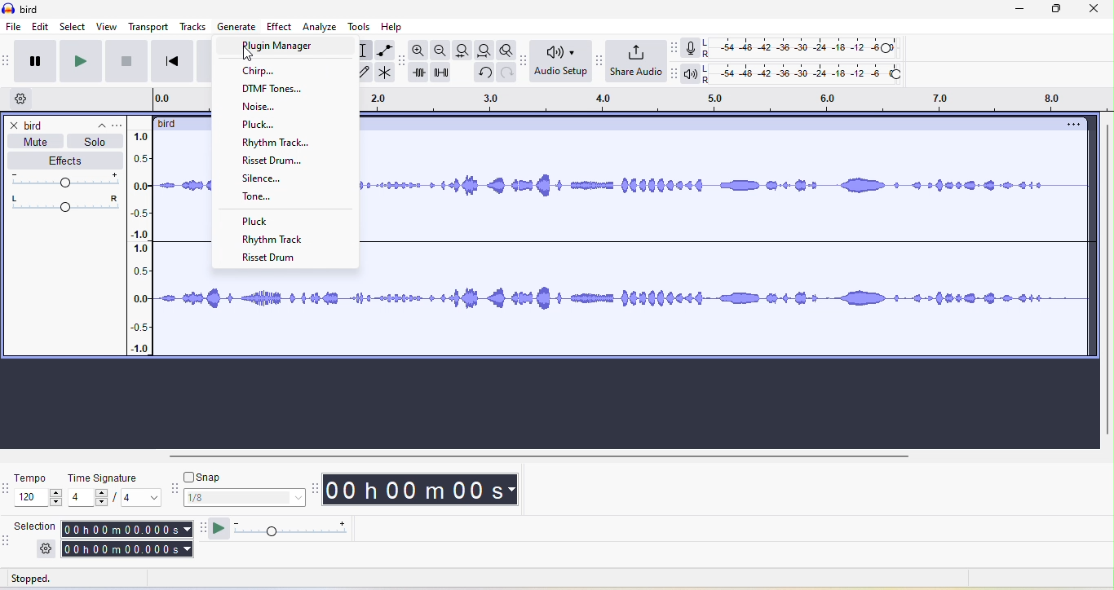 The image size is (1114, 590). What do you see at coordinates (290, 530) in the screenshot?
I see `play at speed` at bounding box center [290, 530].